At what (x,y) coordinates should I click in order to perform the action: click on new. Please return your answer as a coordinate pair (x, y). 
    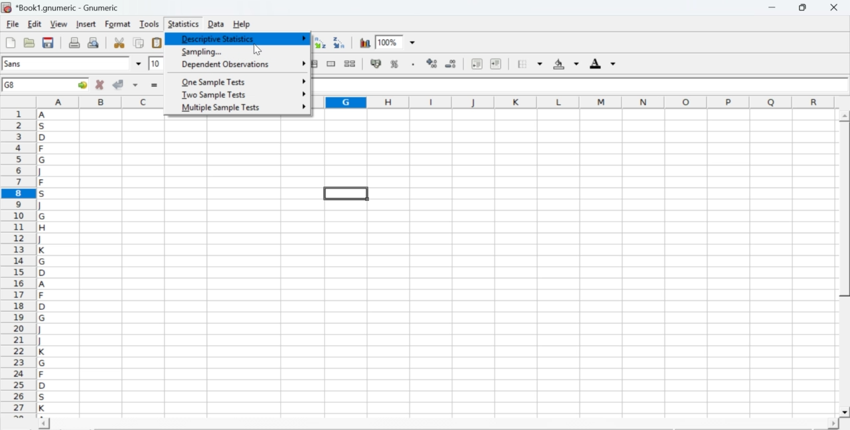
    Looking at the image, I should click on (10, 42).